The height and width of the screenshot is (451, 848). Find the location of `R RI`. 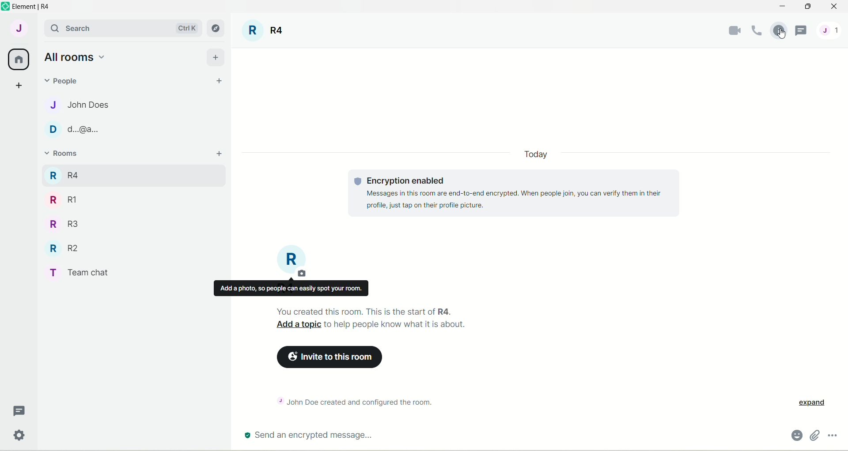

R RI is located at coordinates (63, 199).